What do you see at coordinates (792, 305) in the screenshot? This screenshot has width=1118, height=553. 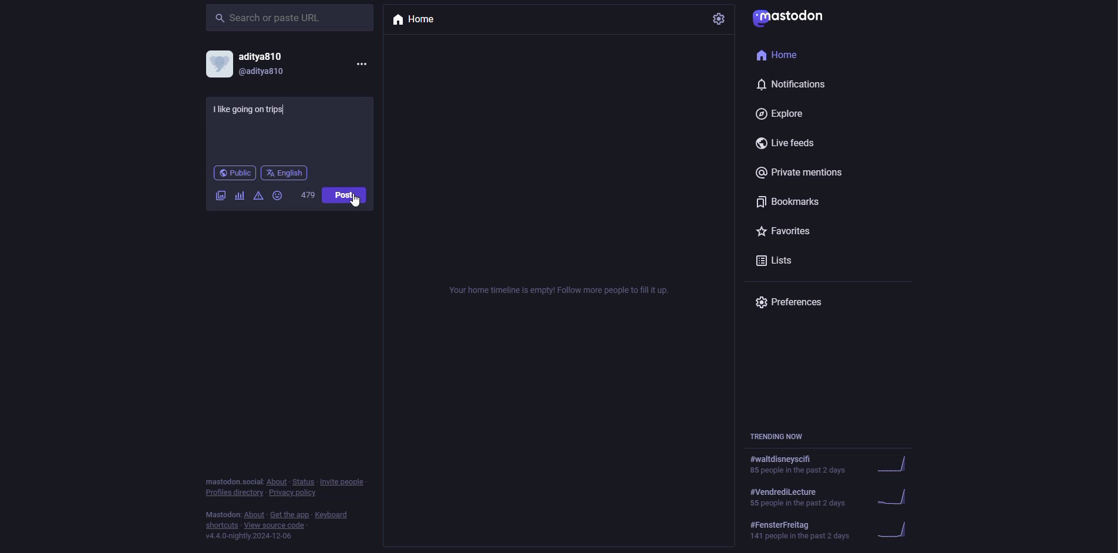 I see `preferences` at bounding box center [792, 305].